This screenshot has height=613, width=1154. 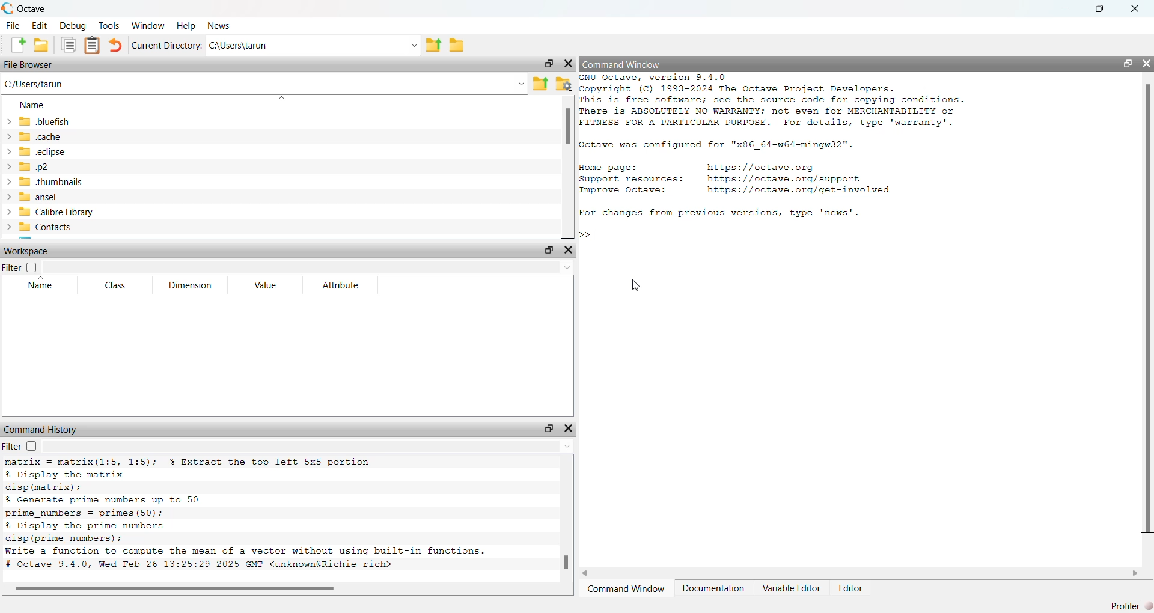 What do you see at coordinates (634, 285) in the screenshot?
I see `cursor` at bounding box center [634, 285].